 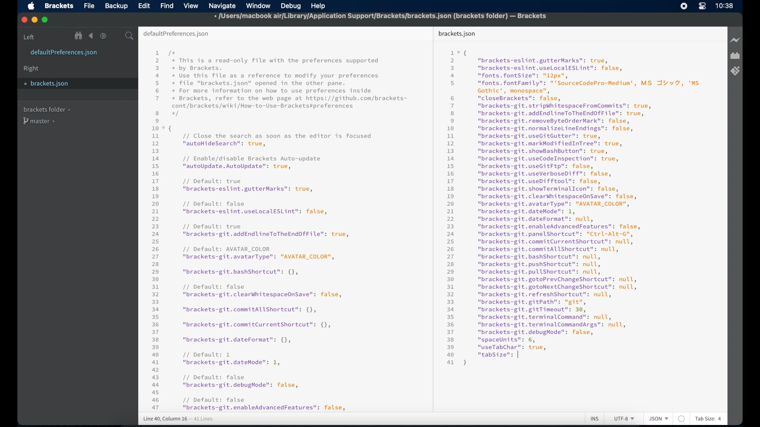 What do you see at coordinates (291, 6) in the screenshot?
I see `debug` at bounding box center [291, 6].